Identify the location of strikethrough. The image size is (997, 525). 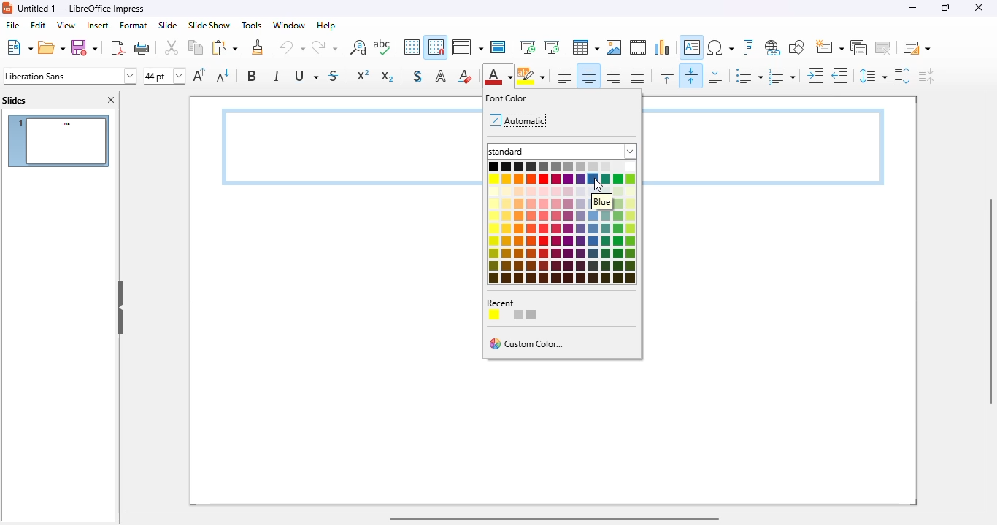
(334, 75).